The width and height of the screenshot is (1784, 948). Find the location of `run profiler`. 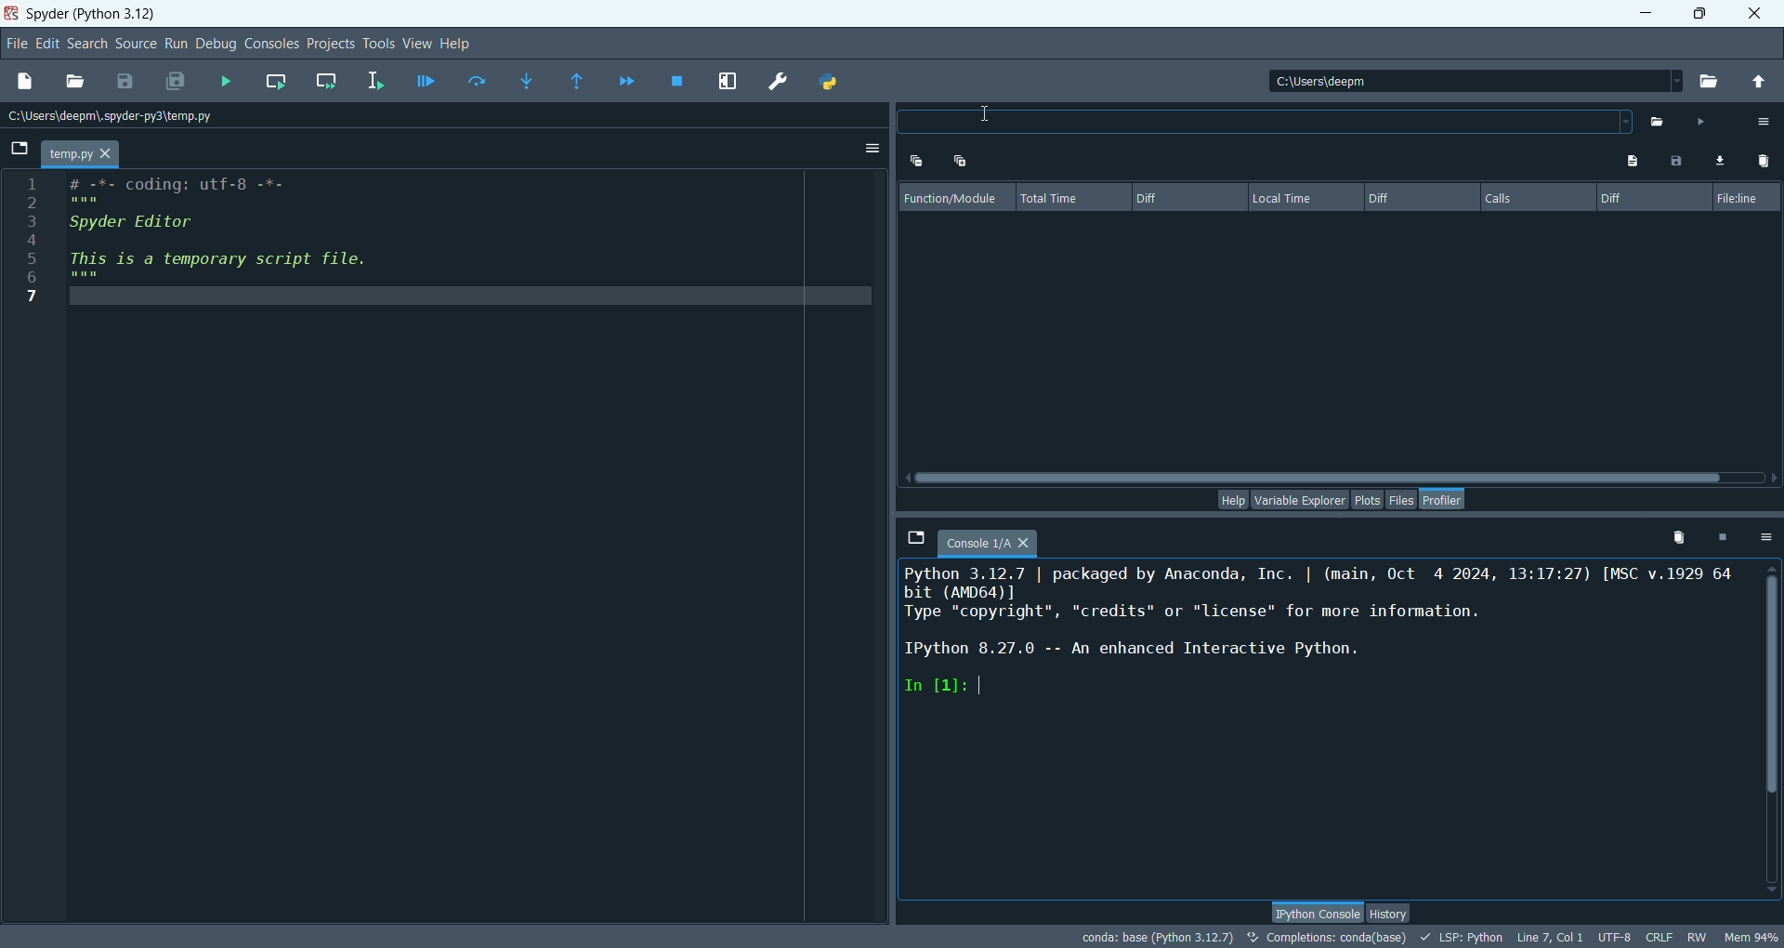

run profiler is located at coordinates (1699, 122).